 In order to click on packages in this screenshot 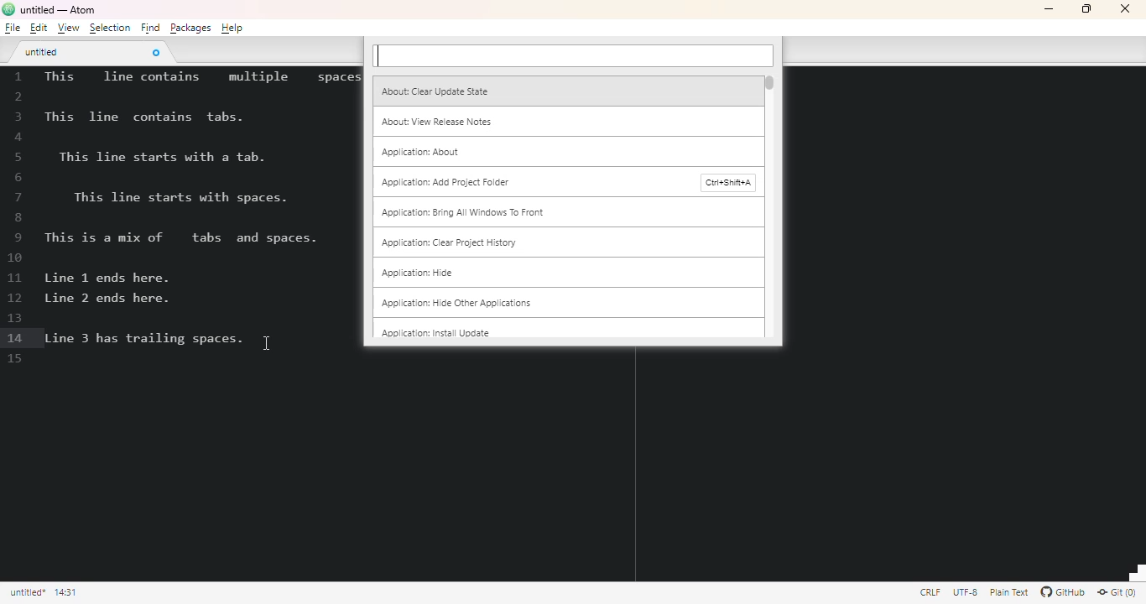, I will do `click(190, 28)`.